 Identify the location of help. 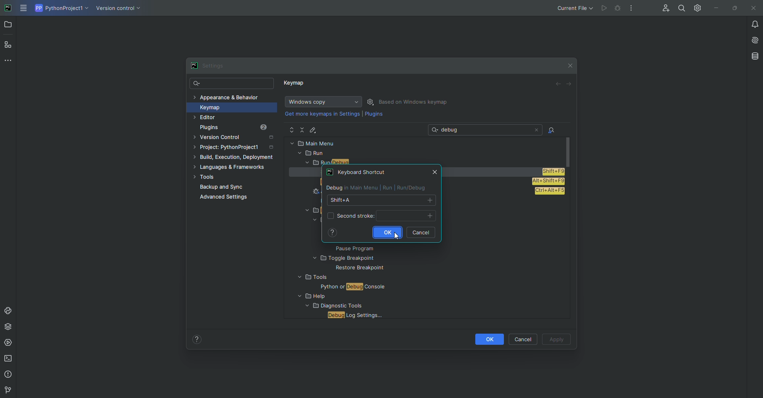
(333, 233).